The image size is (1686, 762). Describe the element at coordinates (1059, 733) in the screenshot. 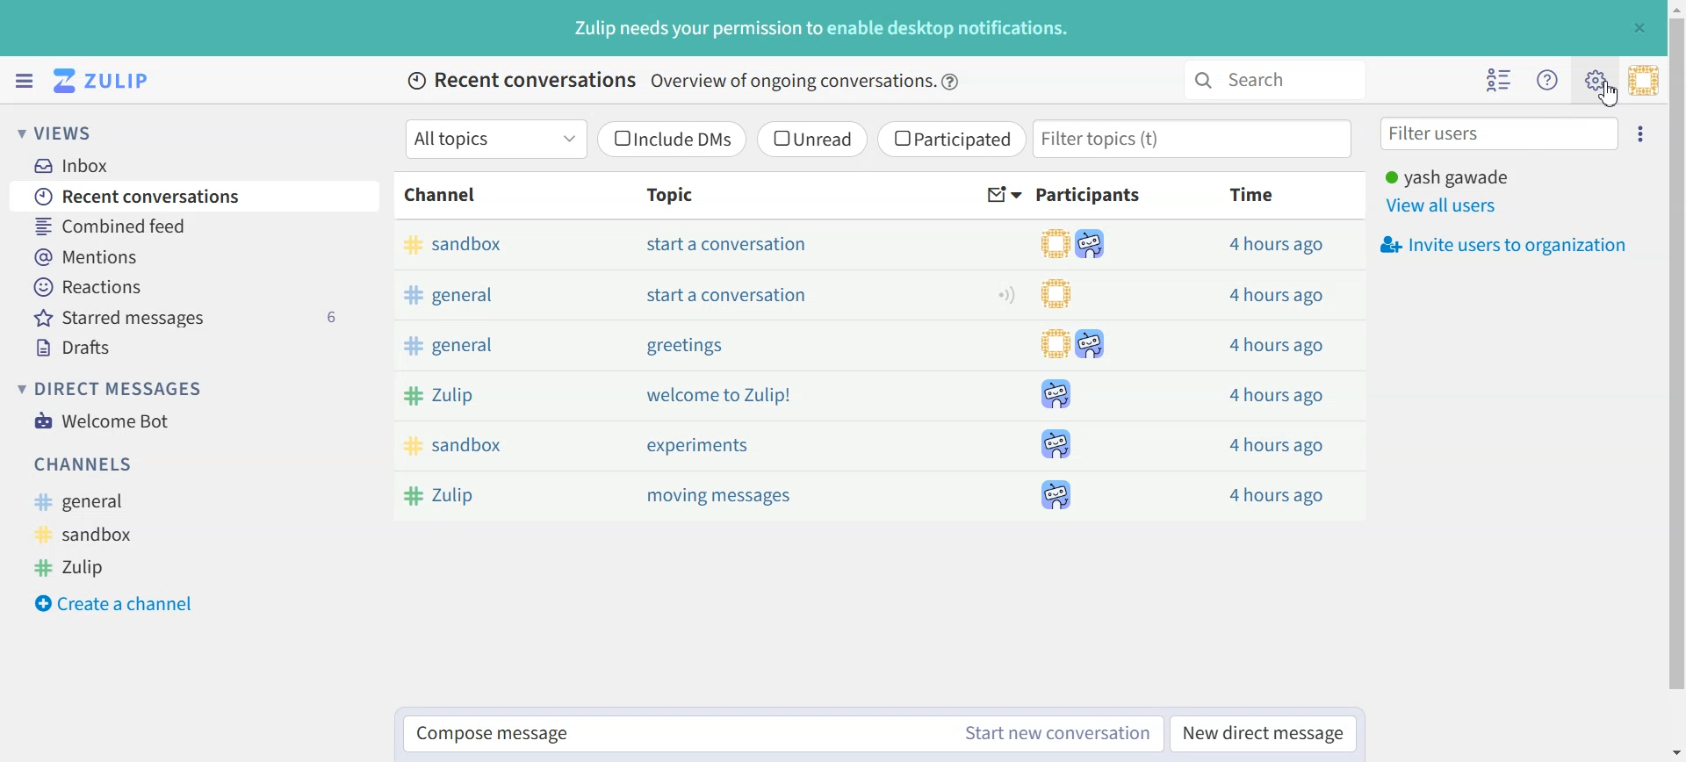

I see `Start new conversation` at that location.